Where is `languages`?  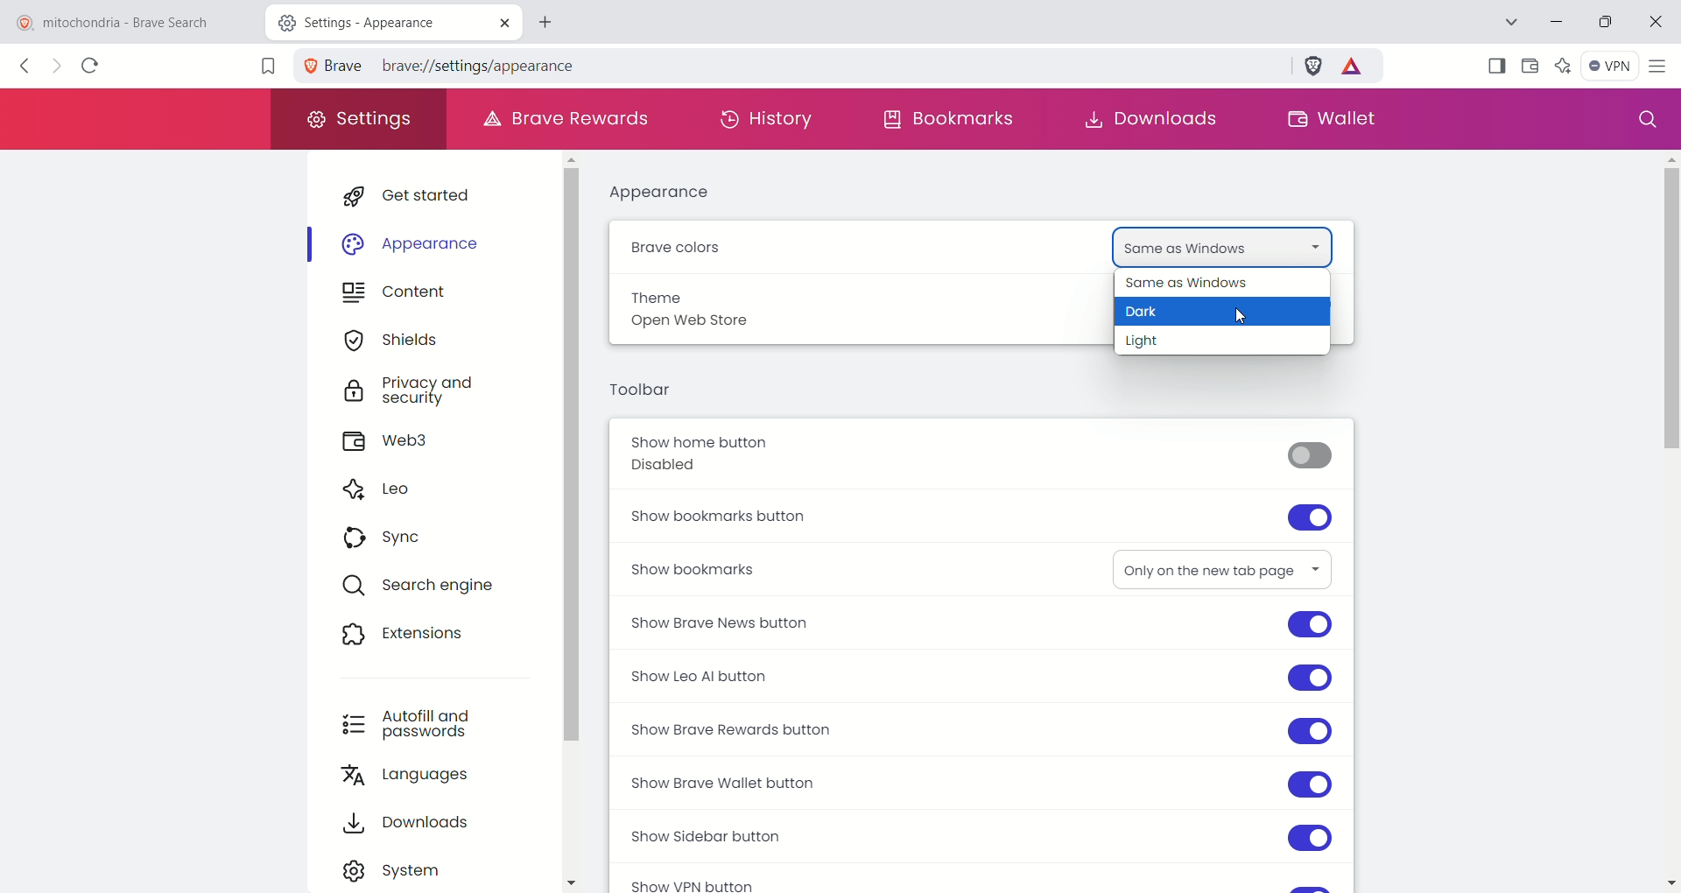
languages is located at coordinates (417, 778).